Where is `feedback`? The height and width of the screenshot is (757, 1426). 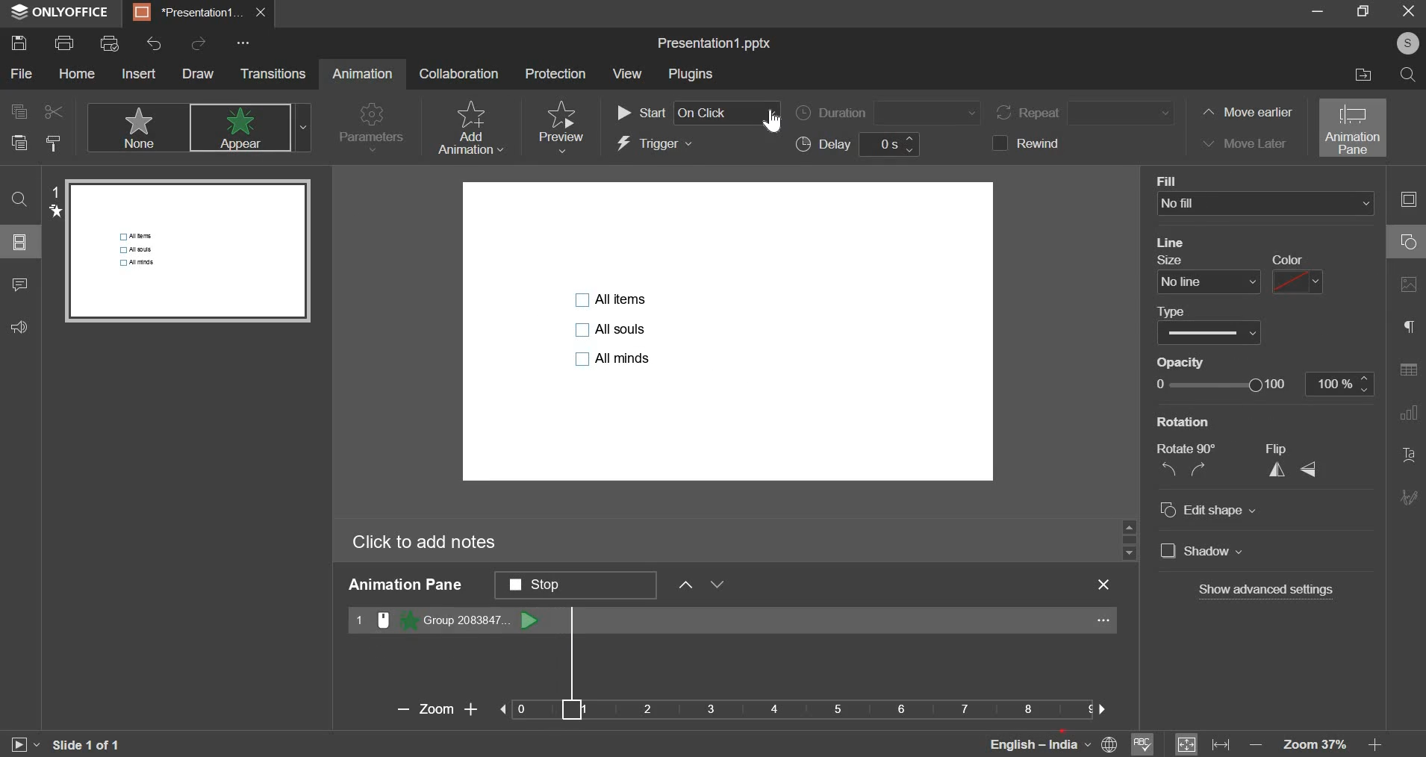 feedback is located at coordinates (26, 326).